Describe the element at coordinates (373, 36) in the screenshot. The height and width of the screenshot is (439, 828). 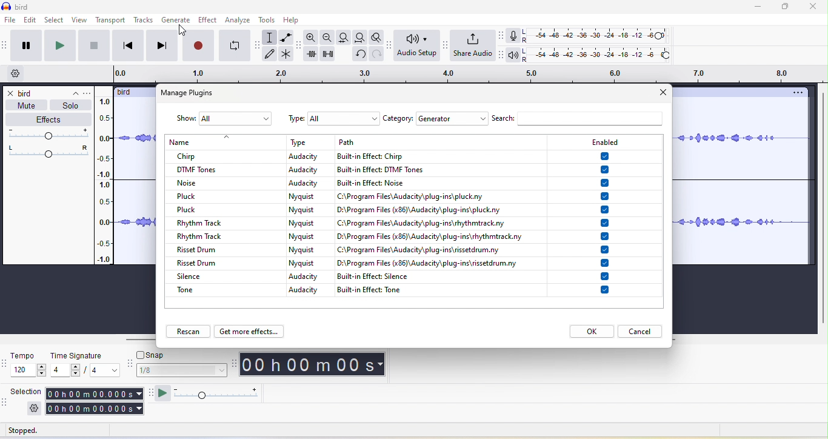
I see `zoom toggle ` at that location.